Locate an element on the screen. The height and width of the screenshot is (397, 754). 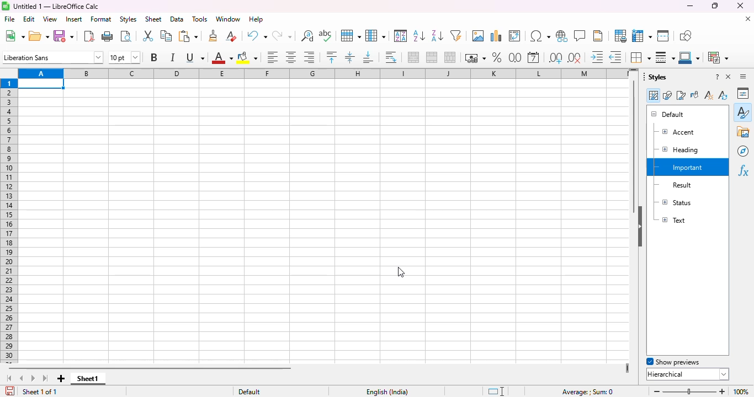
sheet 1 of 1 is located at coordinates (40, 391).